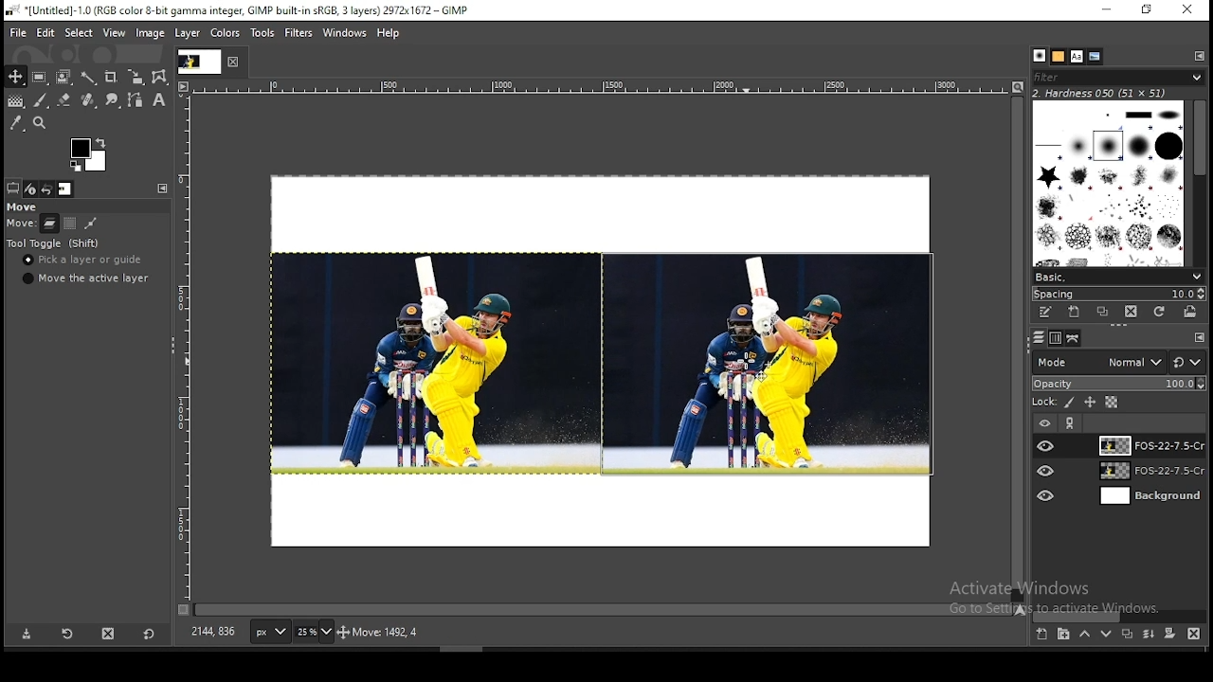 The width and height of the screenshot is (1213, 682). I want to click on move channels, so click(69, 224).